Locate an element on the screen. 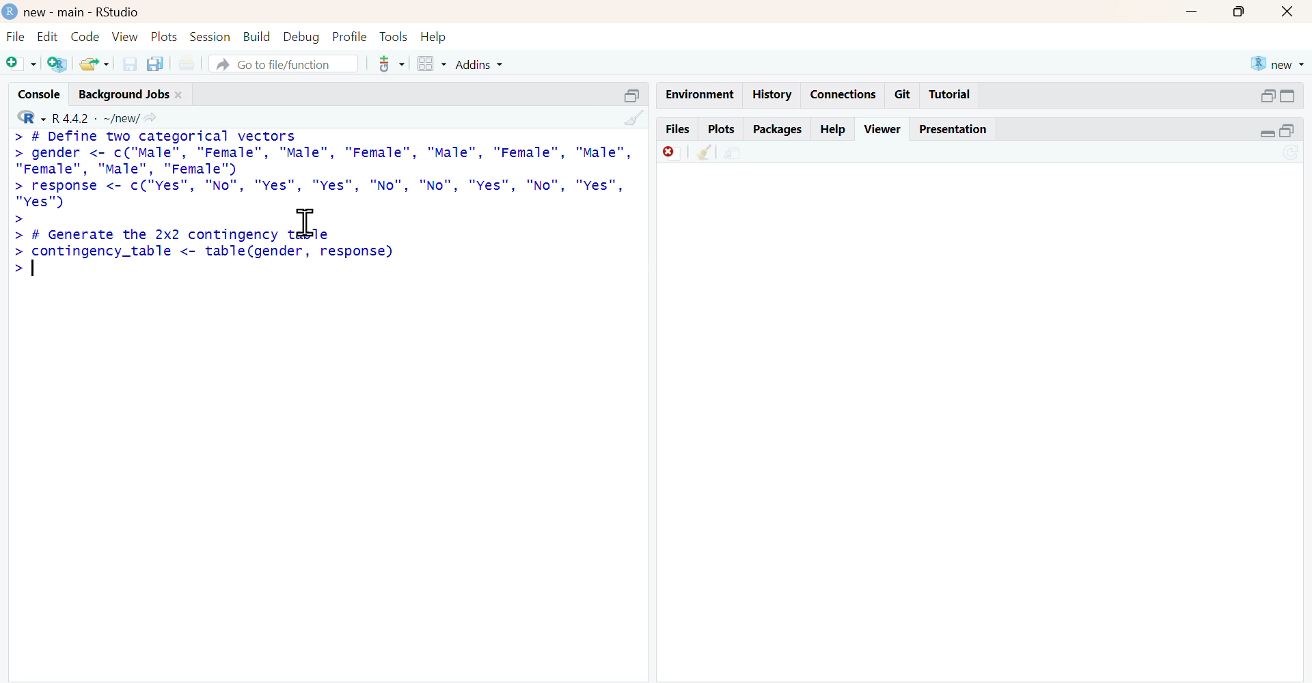  addins is located at coordinates (479, 65).